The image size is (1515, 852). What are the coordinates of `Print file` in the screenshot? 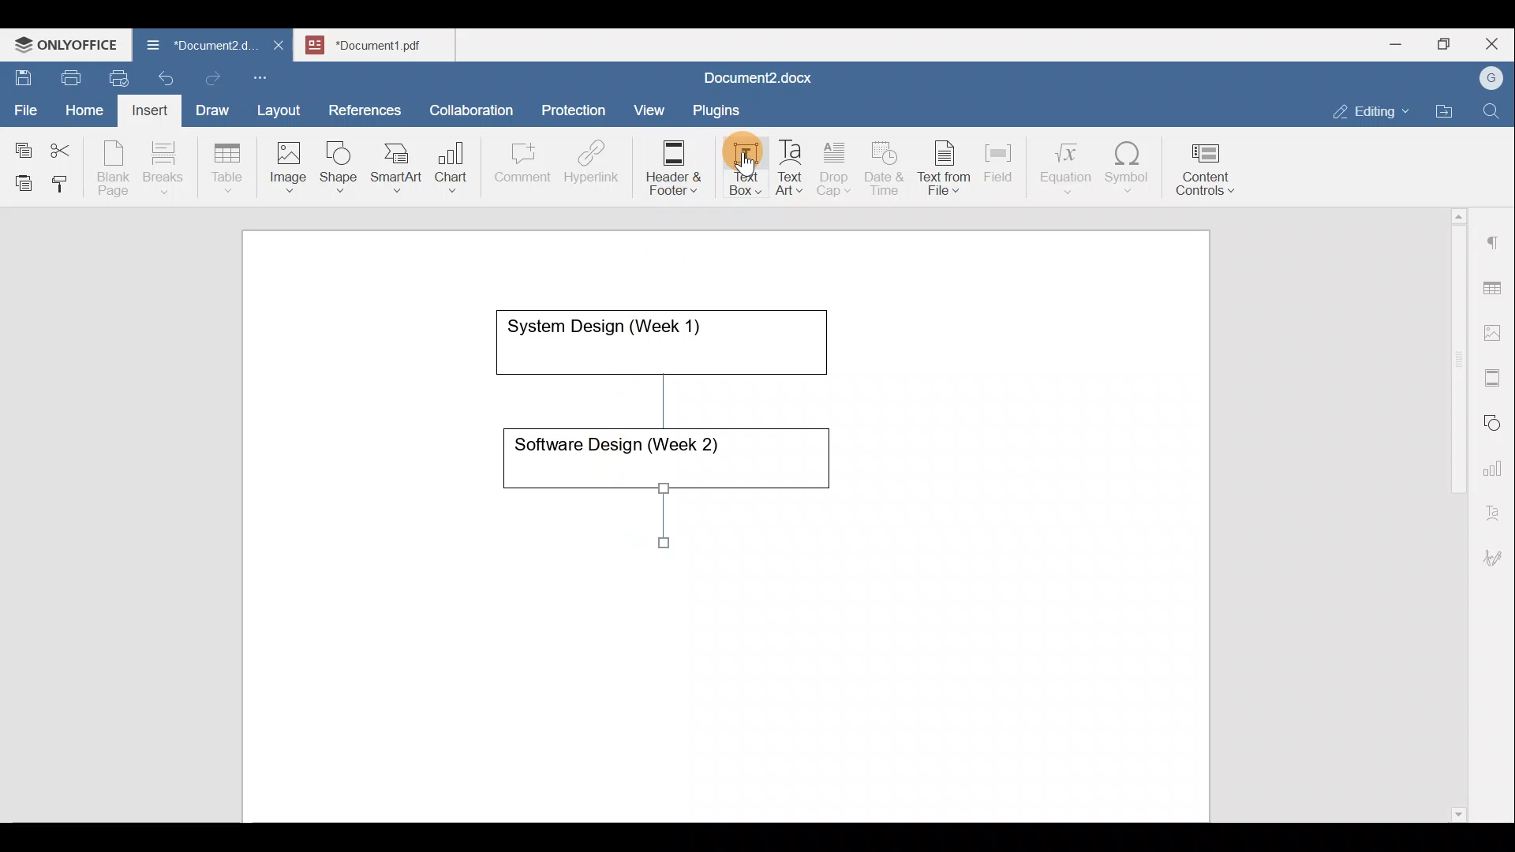 It's located at (68, 75).